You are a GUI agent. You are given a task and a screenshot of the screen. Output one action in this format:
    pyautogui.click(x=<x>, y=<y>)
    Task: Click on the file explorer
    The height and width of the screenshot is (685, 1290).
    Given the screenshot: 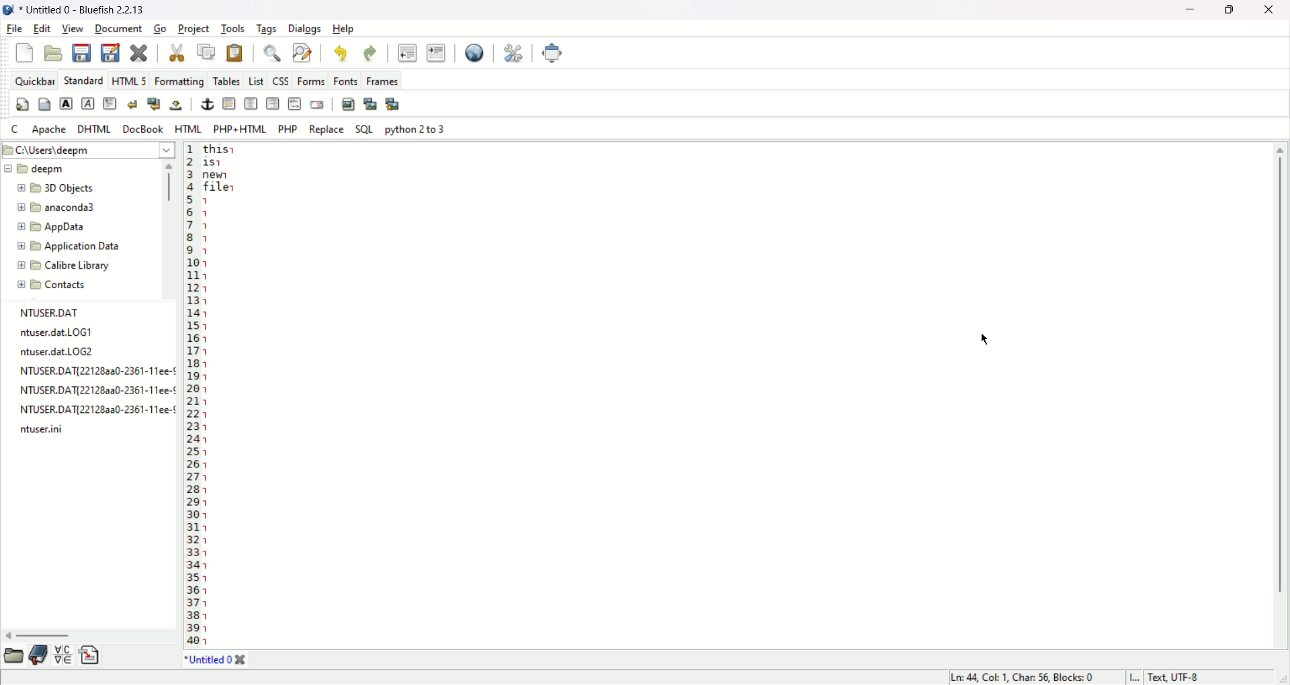 What is the action you would take?
    pyautogui.click(x=12, y=655)
    